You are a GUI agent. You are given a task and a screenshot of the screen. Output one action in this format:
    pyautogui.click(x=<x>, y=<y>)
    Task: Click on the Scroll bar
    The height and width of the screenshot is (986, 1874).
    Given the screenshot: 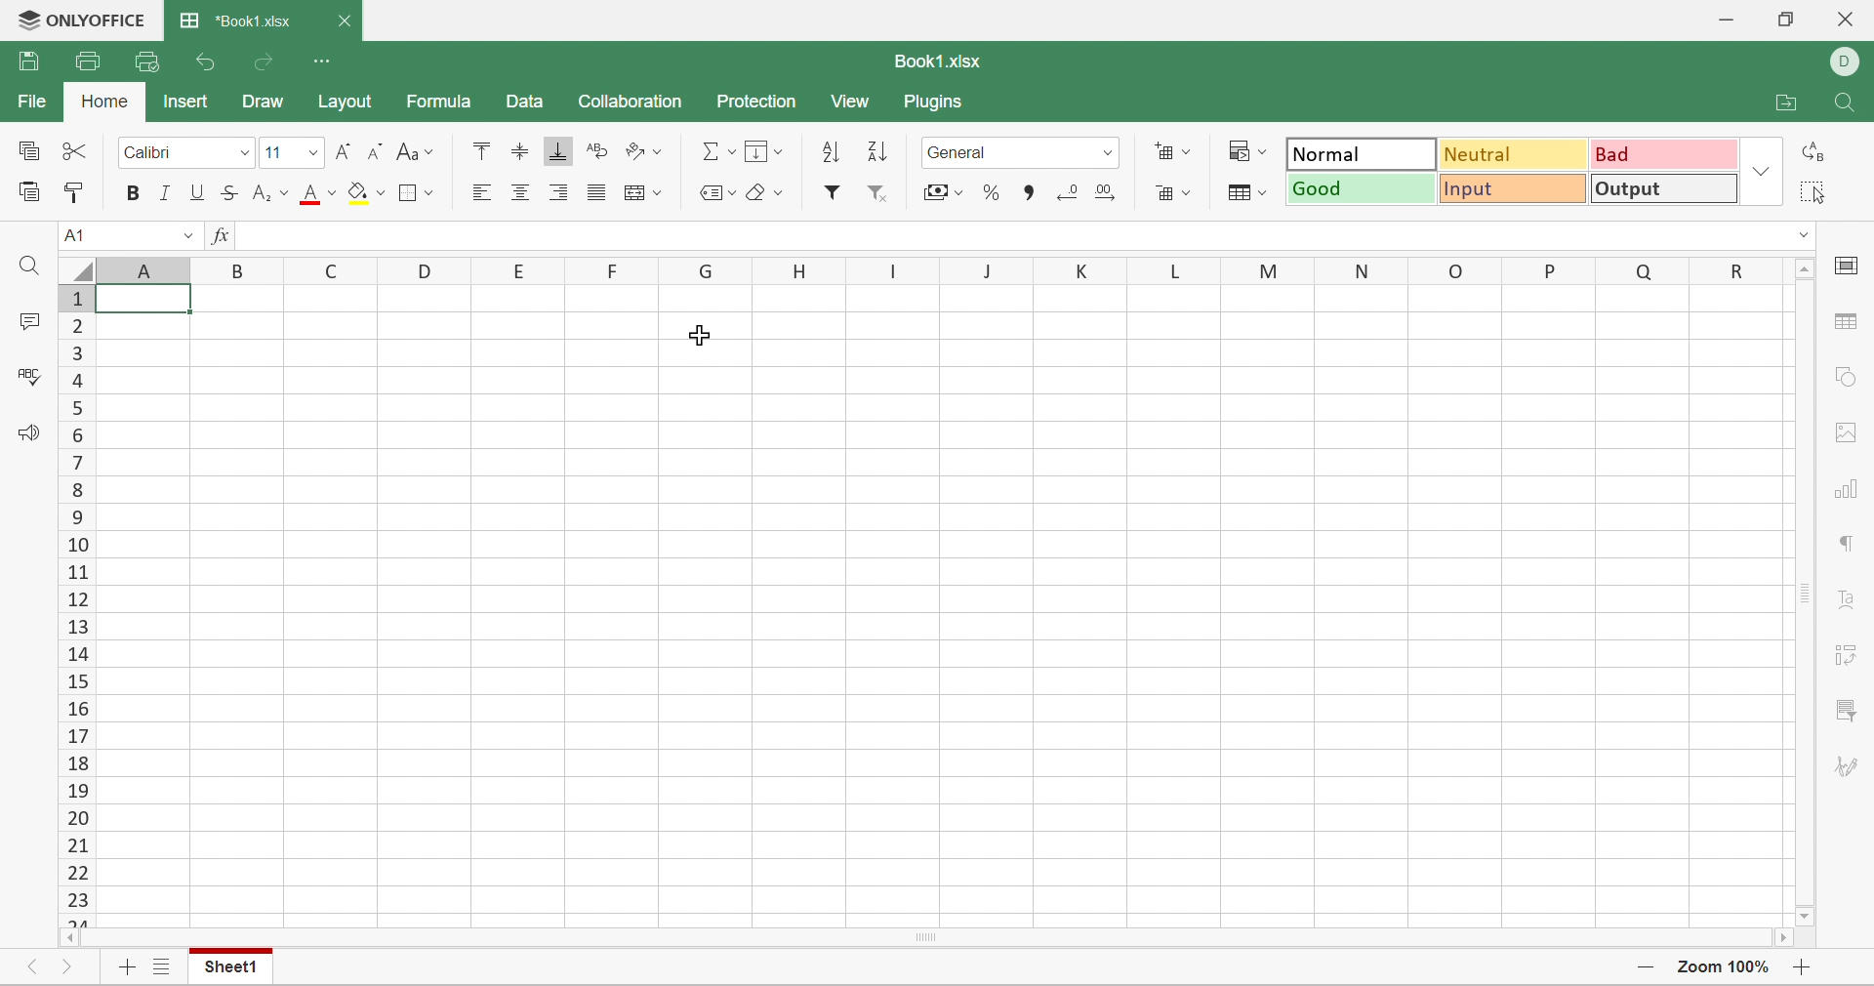 What is the action you would take?
    pyautogui.click(x=1805, y=593)
    